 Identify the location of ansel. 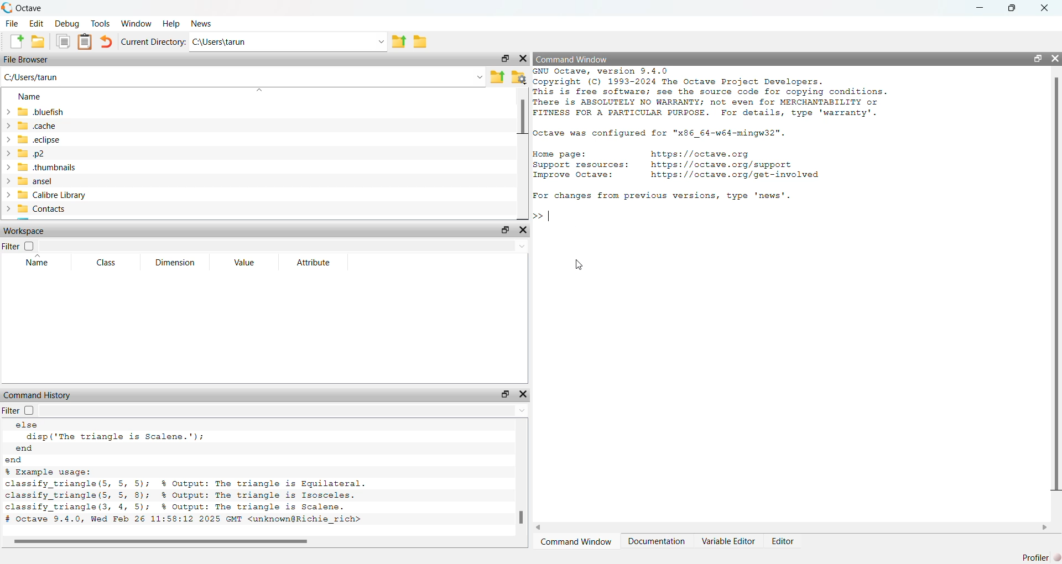
(47, 181).